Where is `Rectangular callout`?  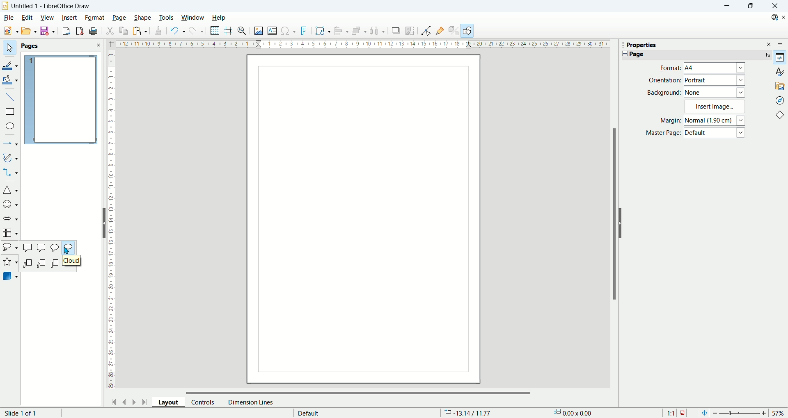
Rectangular callout is located at coordinates (28, 248).